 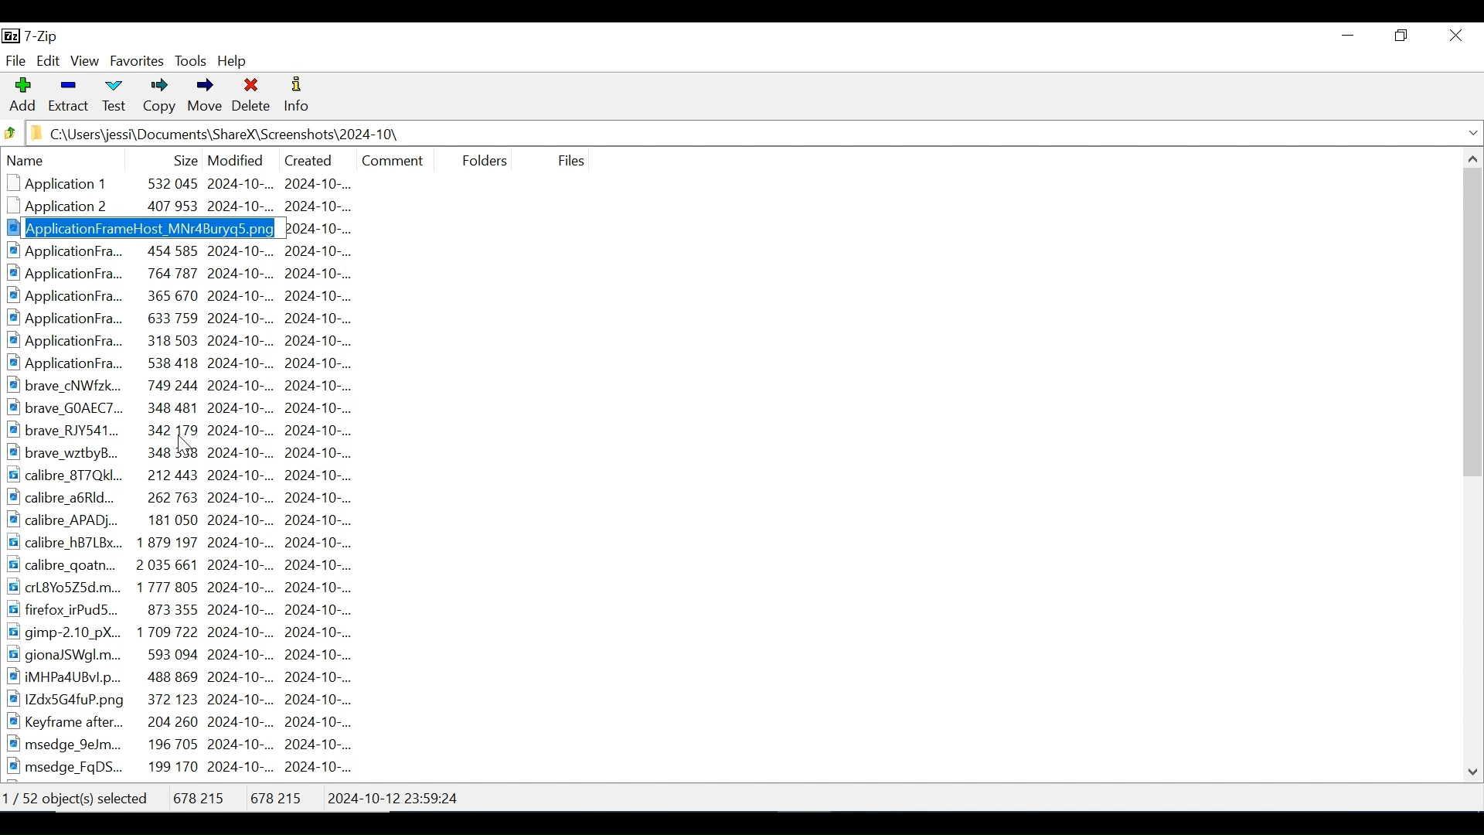 What do you see at coordinates (191, 586) in the screenshot?
I see `carl8Yo5Z25d.m... 1777 805 2024-10-.. 2024-10-...` at bounding box center [191, 586].